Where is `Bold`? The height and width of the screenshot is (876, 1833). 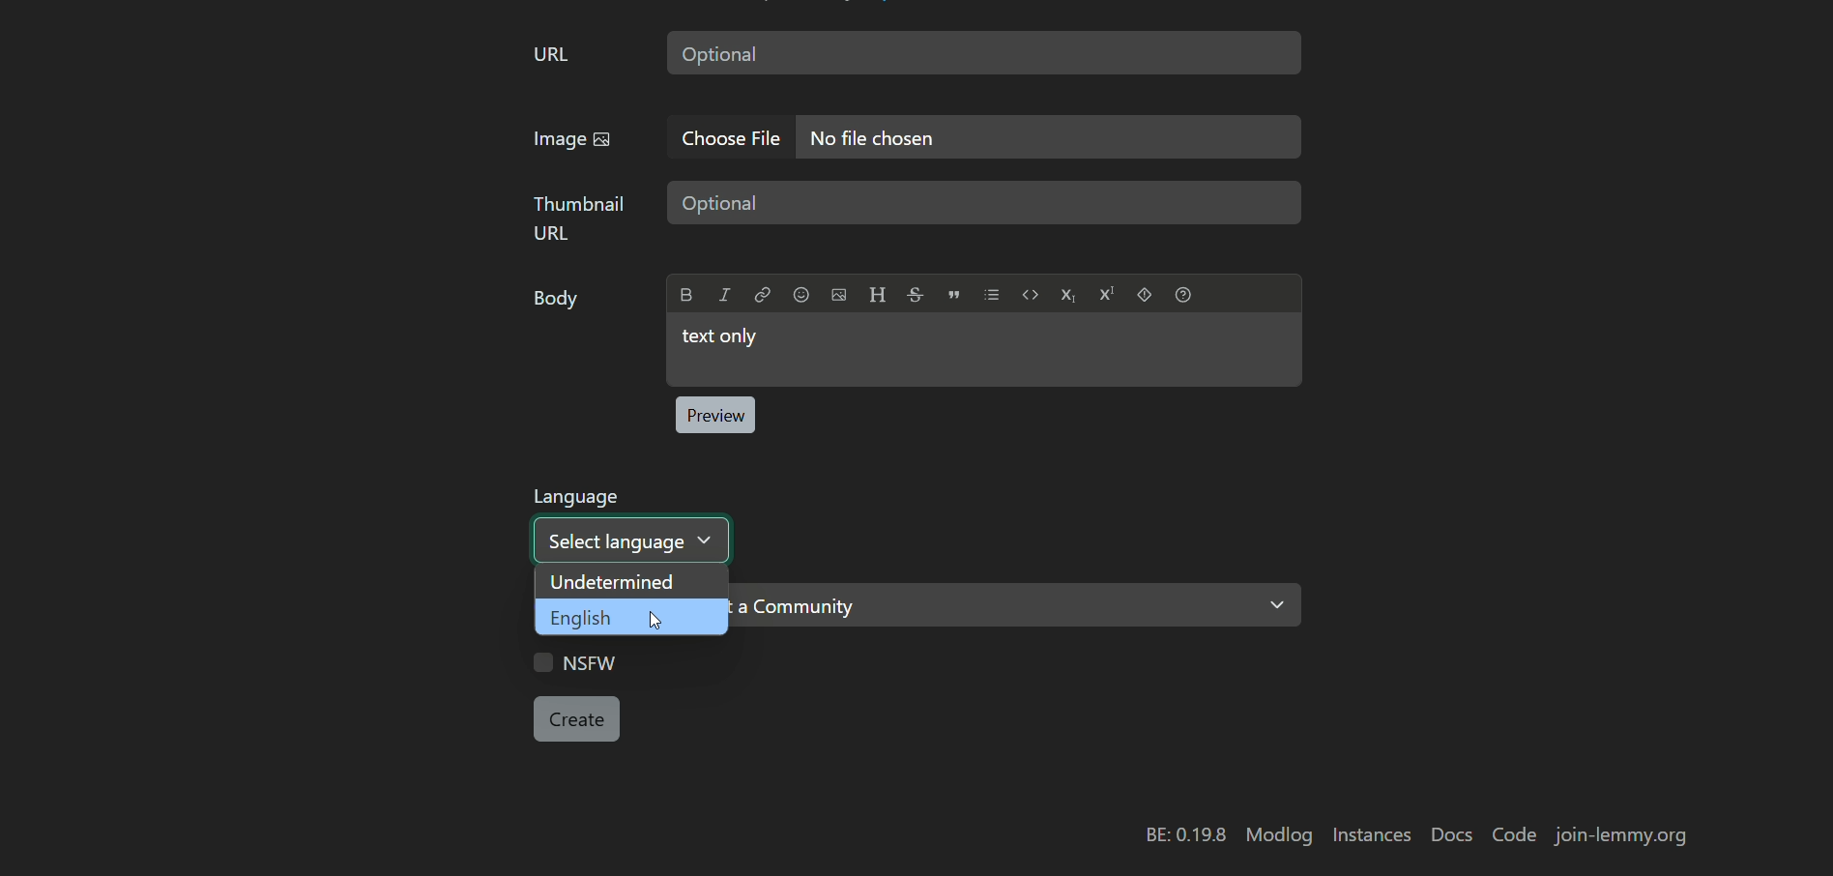
Bold is located at coordinates (687, 295).